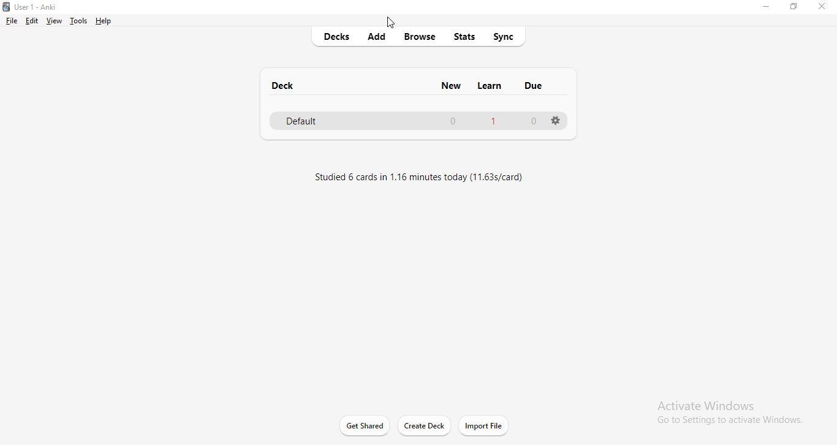  Describe the element at coordinates (485, 425) in the screenshot. I see `import files` at that location.